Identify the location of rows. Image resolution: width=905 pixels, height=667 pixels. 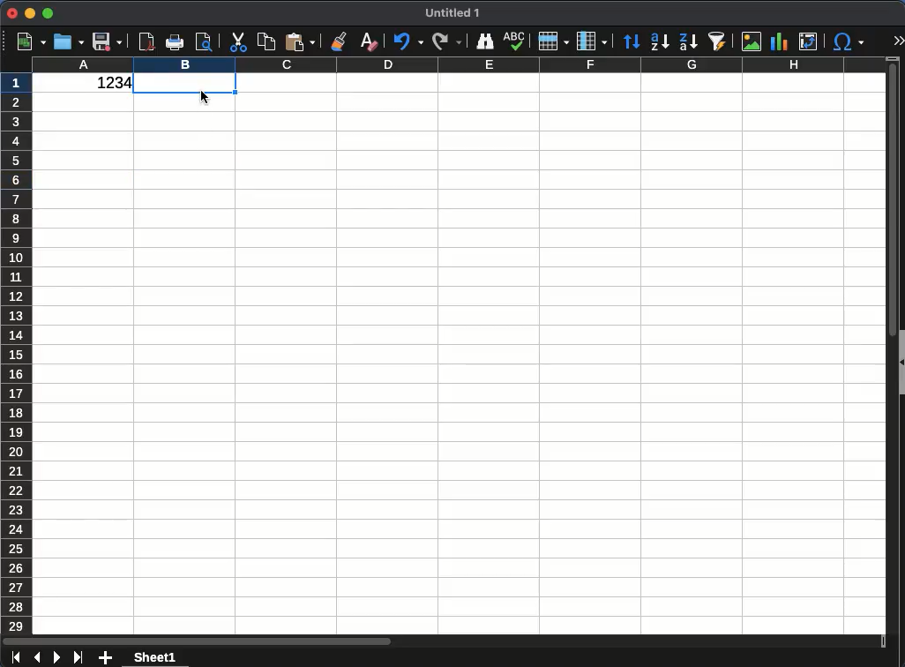
(19, 353).